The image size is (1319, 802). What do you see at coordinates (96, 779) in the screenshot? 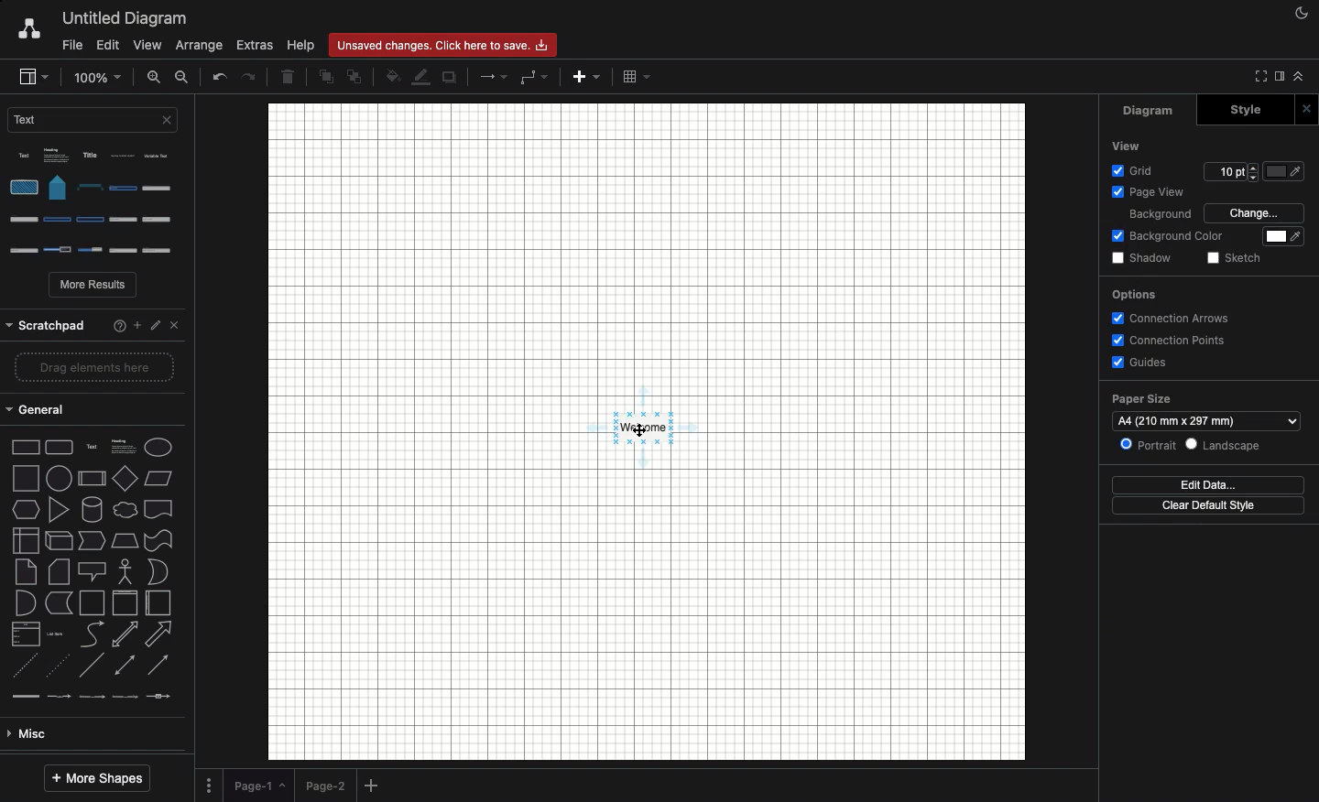
I see `More shapes` at bounding box center [96, 779].